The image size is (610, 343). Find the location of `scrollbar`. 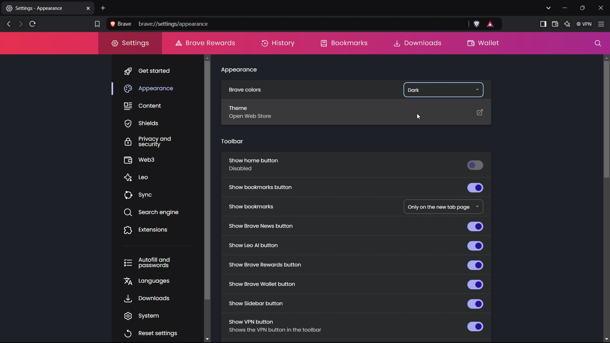

scrollbar is located at coordinates (213, 180).